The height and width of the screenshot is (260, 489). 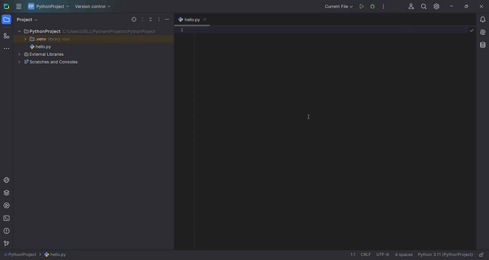 I want to click on options, so click(x=160, y=20).